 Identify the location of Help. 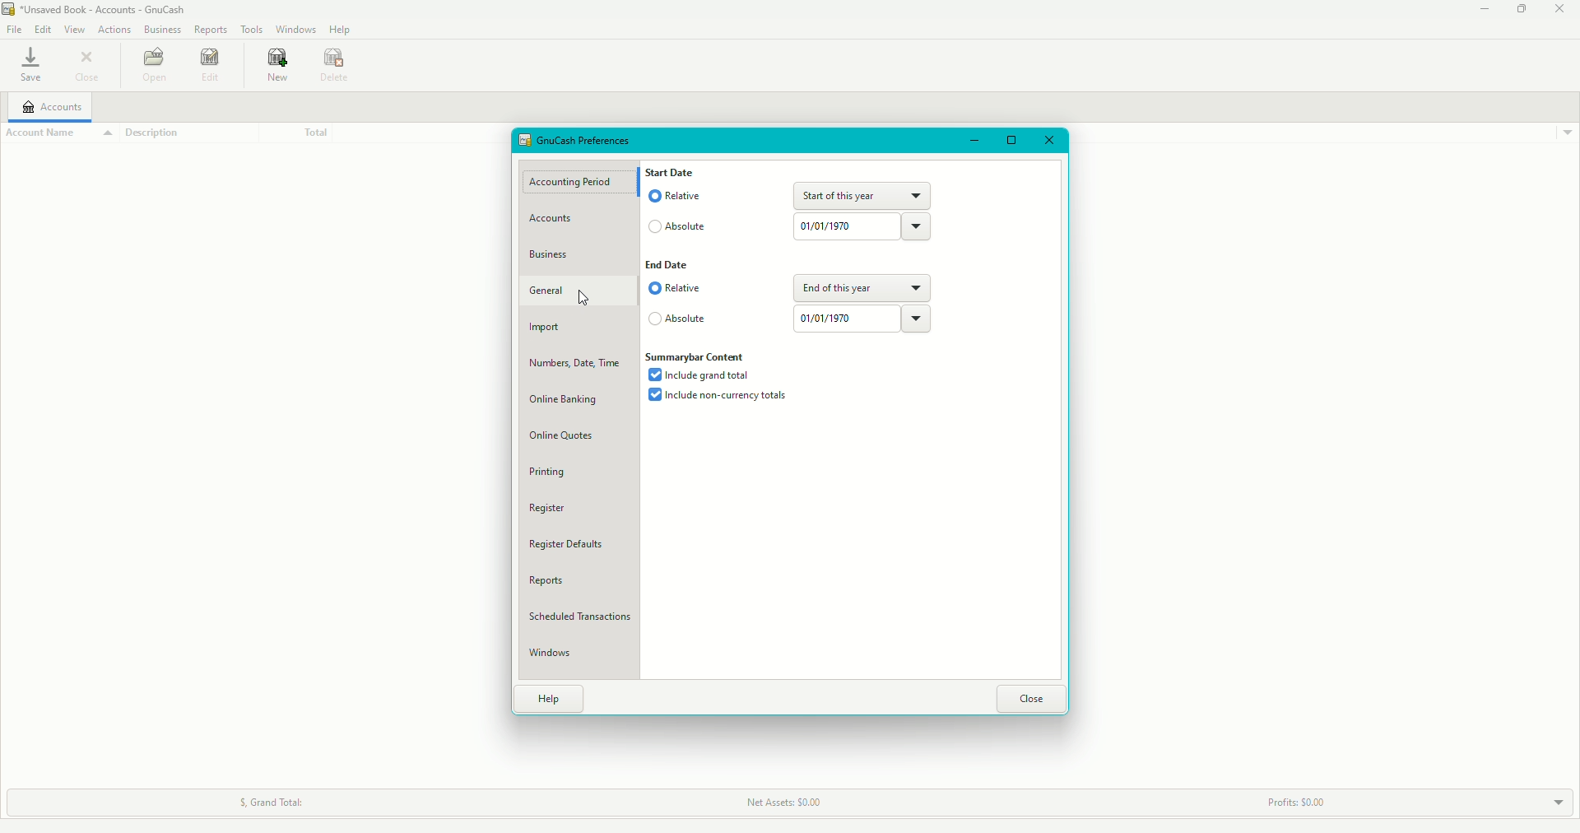
(342, 30).